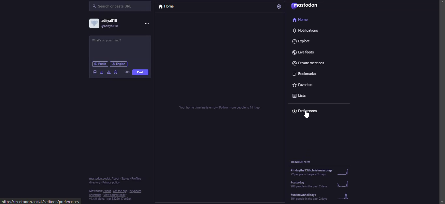  I want to click on live feeds, so click(303, 52).